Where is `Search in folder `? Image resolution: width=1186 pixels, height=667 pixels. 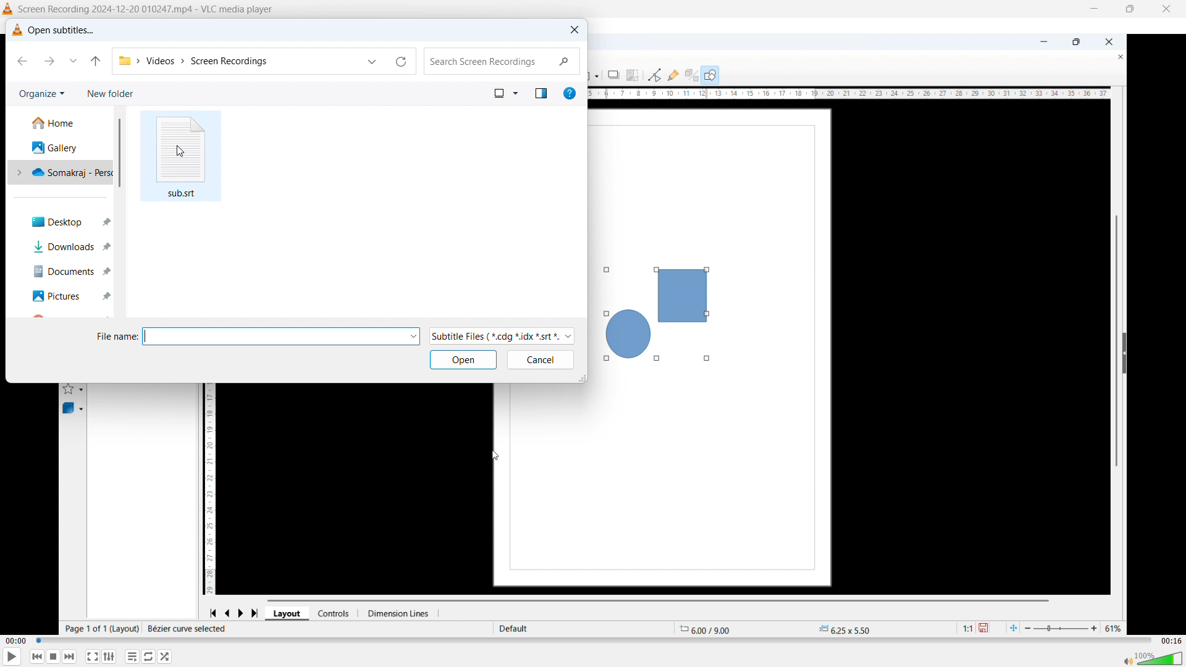 Search in folder  is located at coordinates (502, 61).